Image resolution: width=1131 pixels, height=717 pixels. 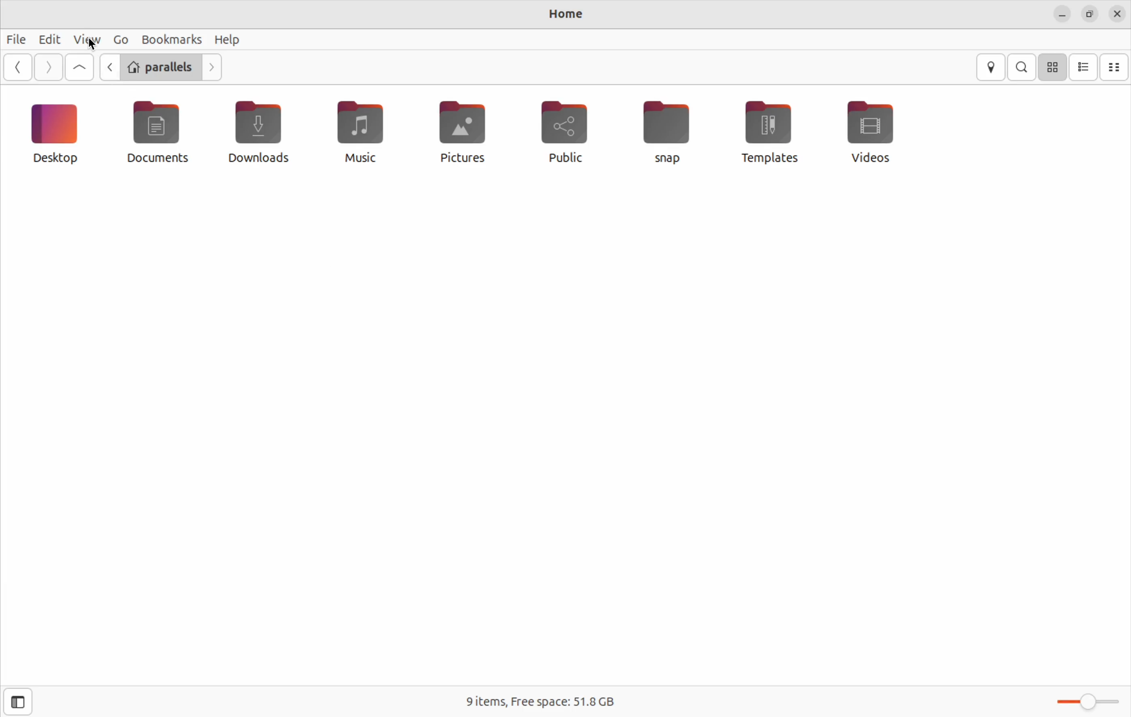 What do you see at coordinates (991, 67) in the screenshot?
I see `location` at bounding box center [991, 67].